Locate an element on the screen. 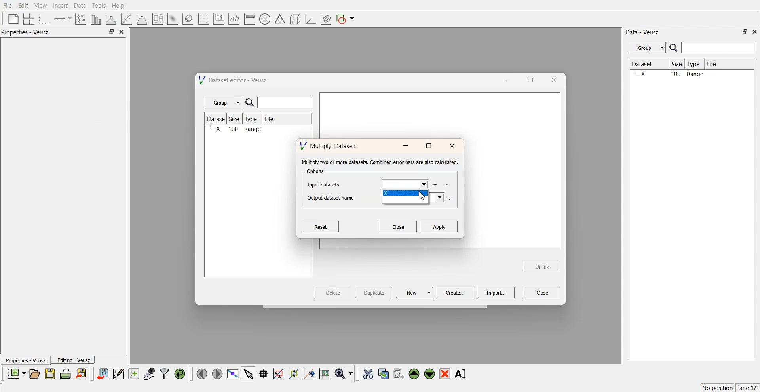 The image size is (760, 392). plot a 2d data set as contour is located at coordinates (187, 19).